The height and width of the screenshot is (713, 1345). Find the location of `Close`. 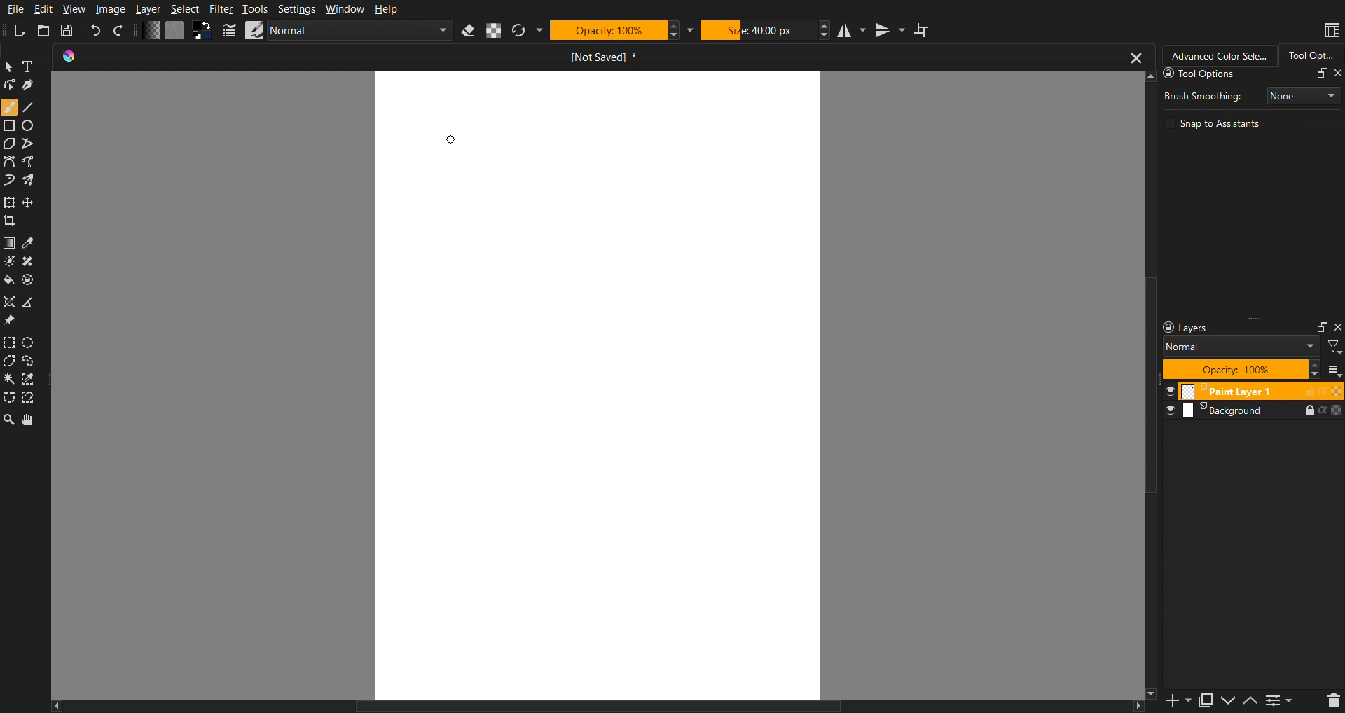

Close is located at coordinates (1337, 74).